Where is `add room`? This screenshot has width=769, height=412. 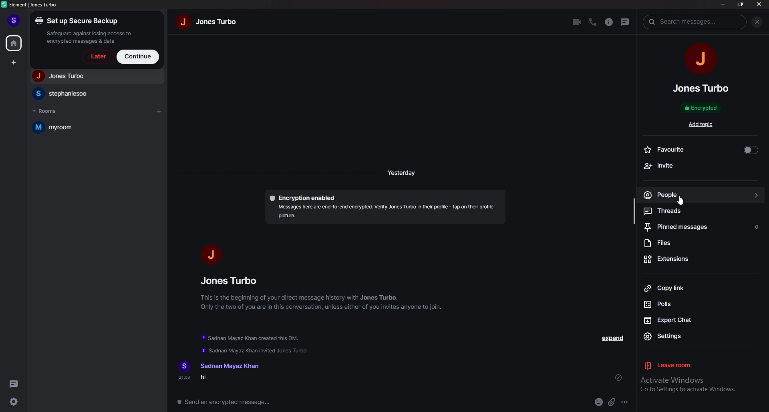
add room is located at coordinates (159, 112).